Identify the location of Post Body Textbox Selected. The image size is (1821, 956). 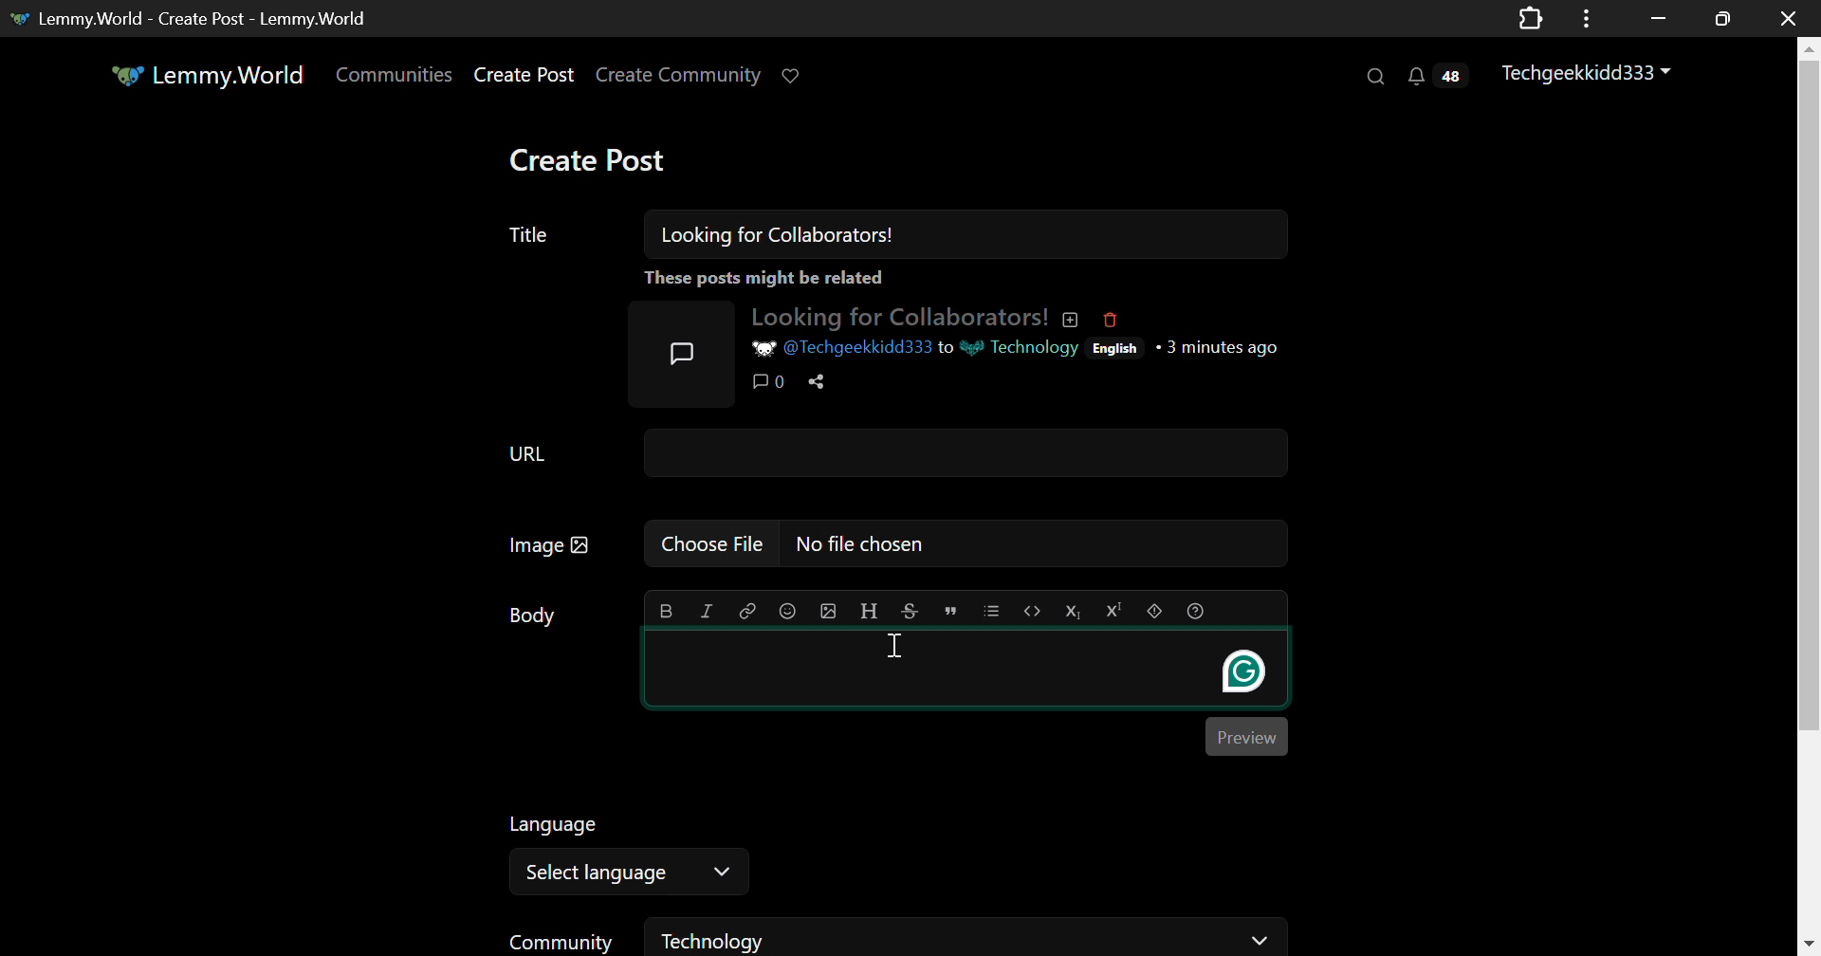
(969, 671).